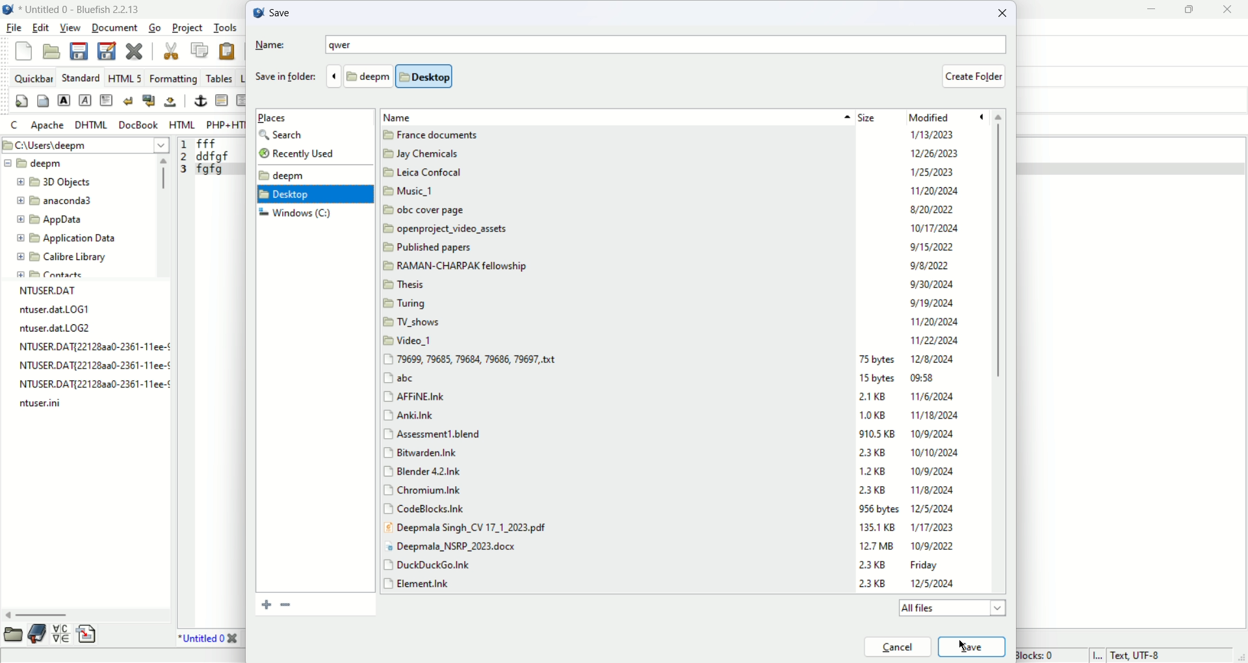 The height and width of the screenshot is (663, 1248). I want to click on new, so click(24, 50).